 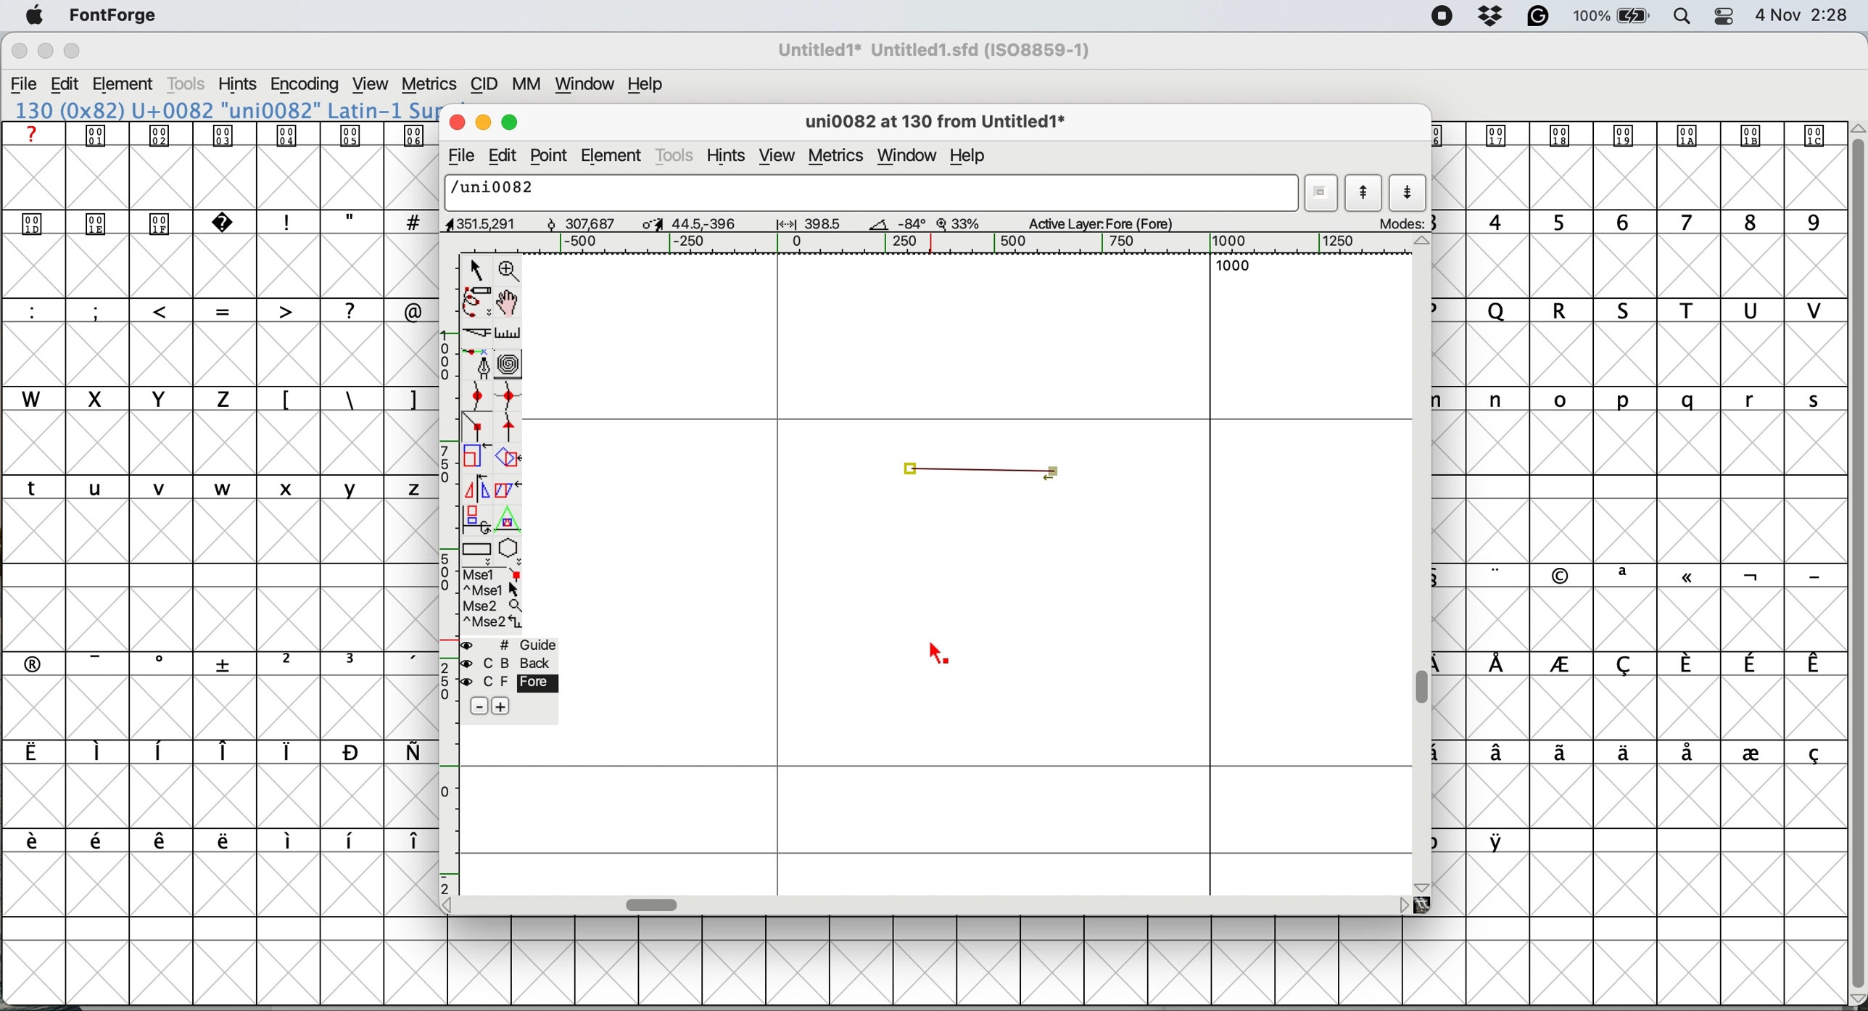 What do you see at coordinates (223, 110) in the screenshot?
I see `font name` at bounding box center [223, 110].